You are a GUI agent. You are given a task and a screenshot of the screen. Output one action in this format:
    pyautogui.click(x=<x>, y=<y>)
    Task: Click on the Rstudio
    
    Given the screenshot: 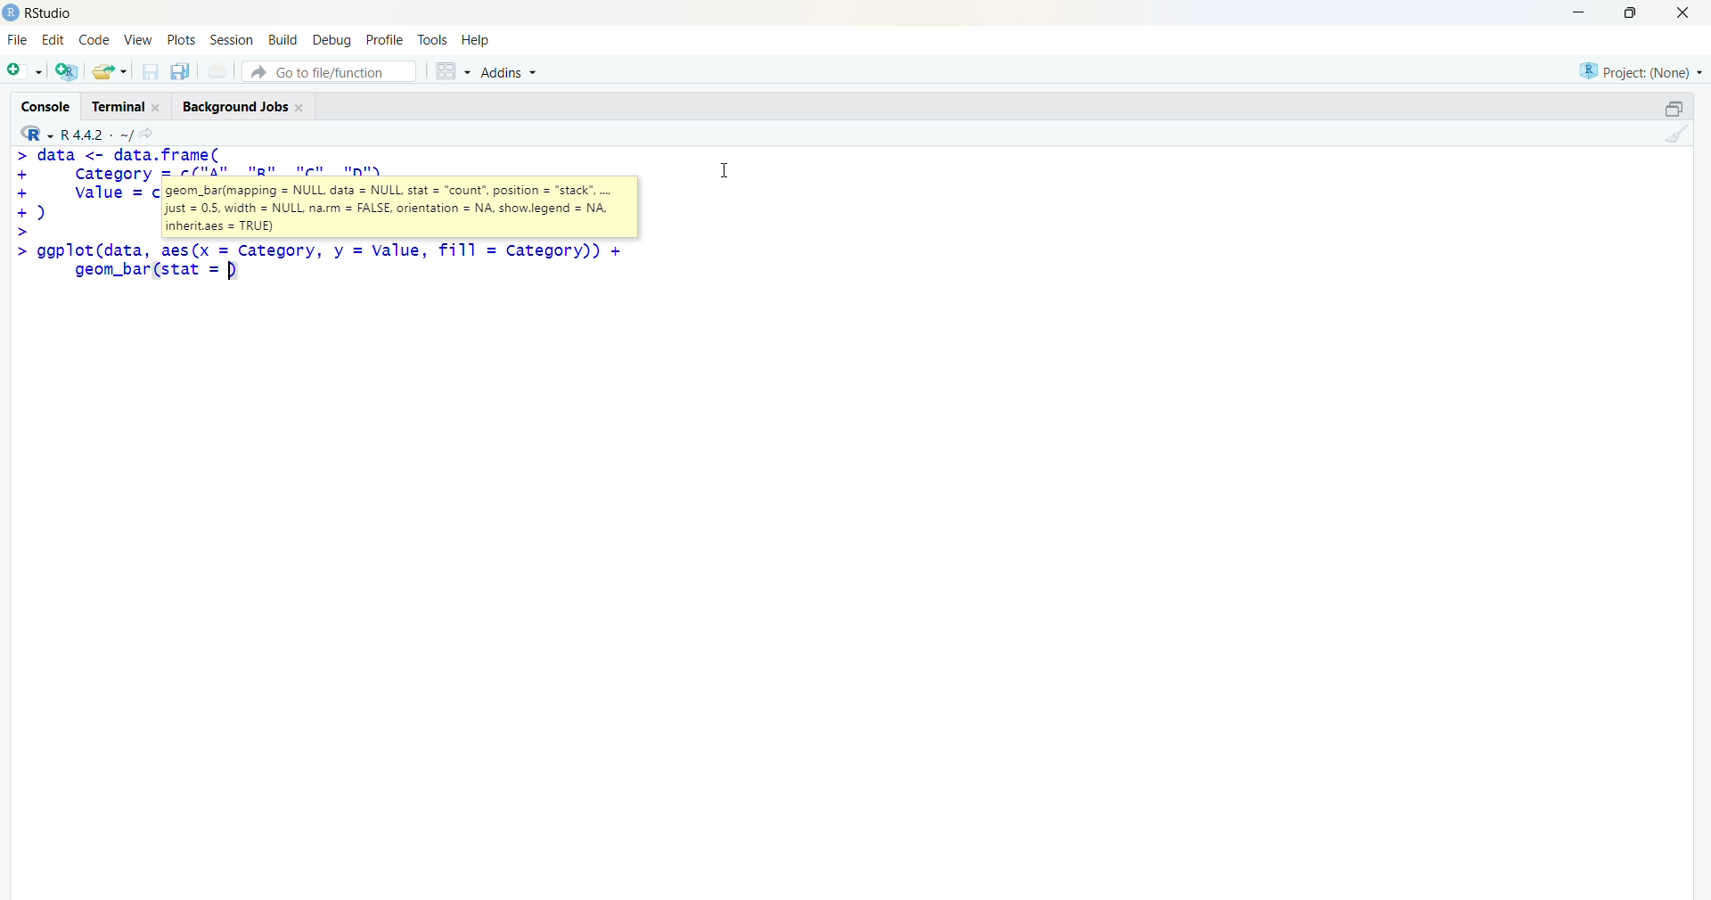 What is the action you would take?
    pyautogui.click(x=54, y=13)
    